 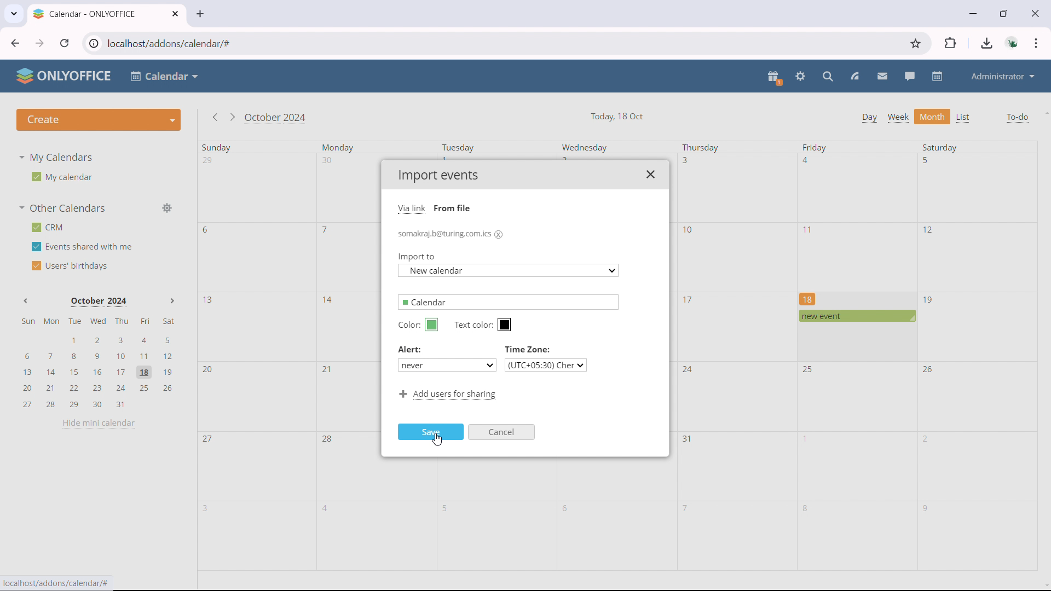 What do you see at coordinates (775, 78) in the screenshot?
I see `present` at bounding box center [775, 78].